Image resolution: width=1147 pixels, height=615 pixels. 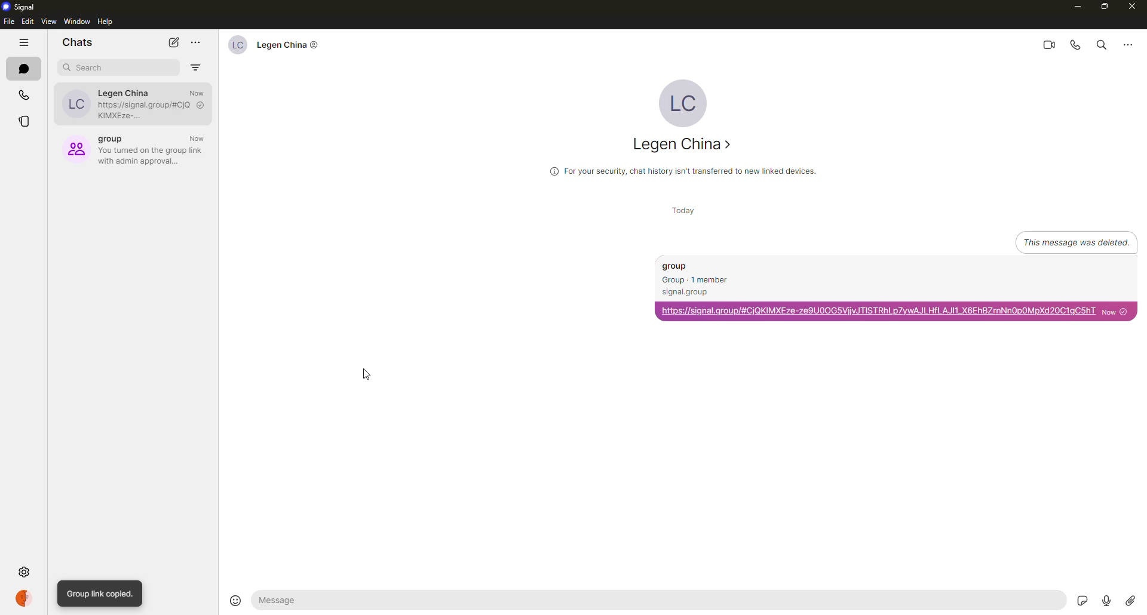 I want to click on day, so click(x=681, y=211).